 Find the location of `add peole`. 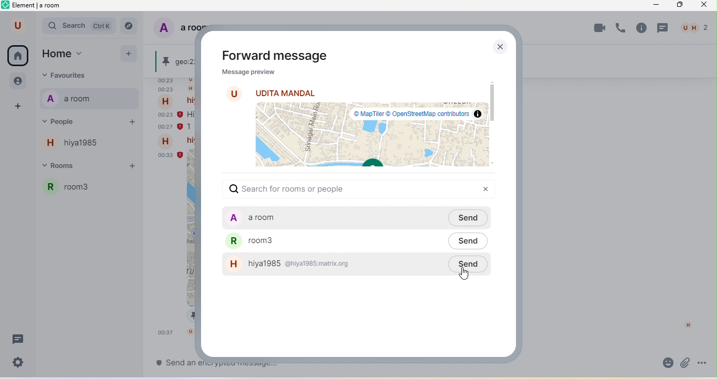

add peole is located at coordinates (131, 124).